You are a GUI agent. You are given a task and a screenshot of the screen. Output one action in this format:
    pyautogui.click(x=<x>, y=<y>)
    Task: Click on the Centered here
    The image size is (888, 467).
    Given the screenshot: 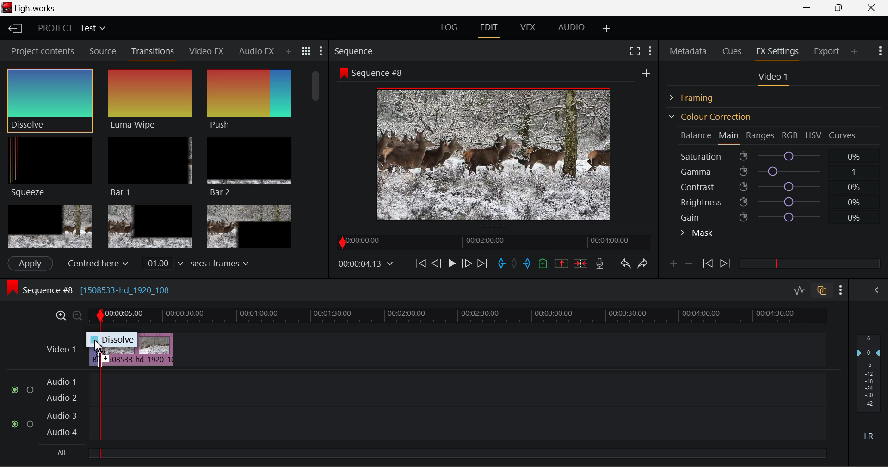 What is the action you would take?
    pyautogui.click(x=99, y=263)
    